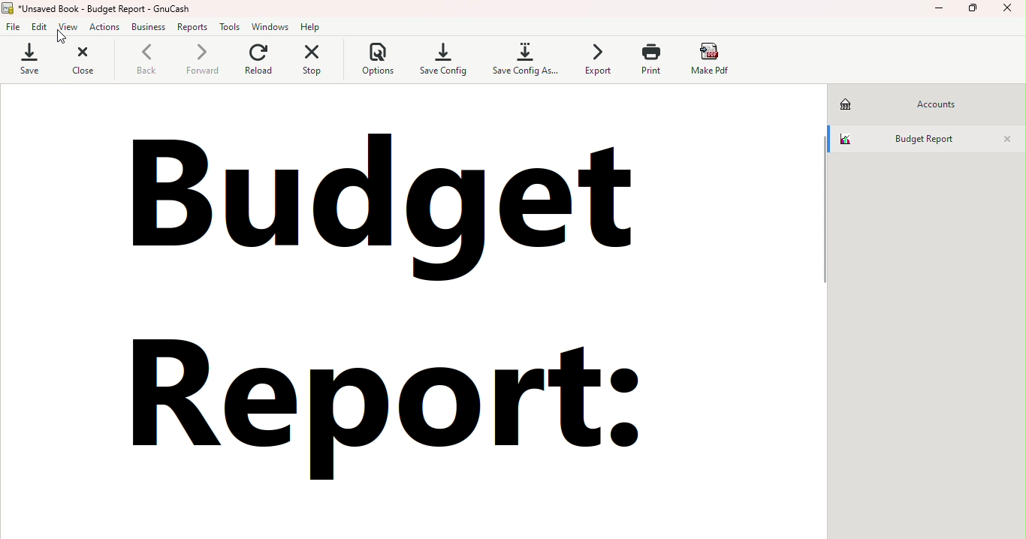 Image resolution: width=1026 pixels, height=539 pixels. What do you see at coordinates (593, 59) in the screenshot?
I see `Export` at bounding box center [593, 59].